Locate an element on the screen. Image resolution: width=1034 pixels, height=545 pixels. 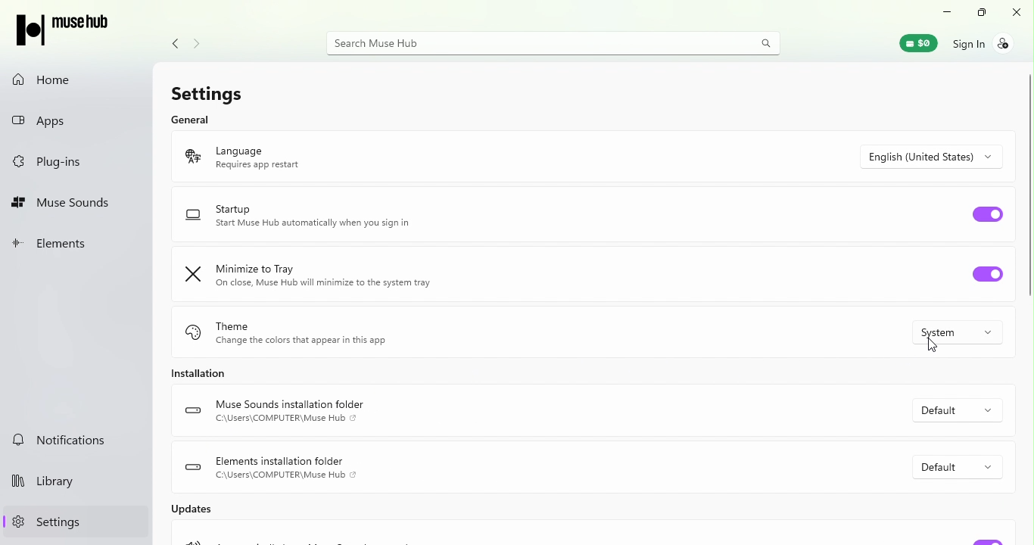
Muse sounds installation folder is located at coordinates (288, 413).